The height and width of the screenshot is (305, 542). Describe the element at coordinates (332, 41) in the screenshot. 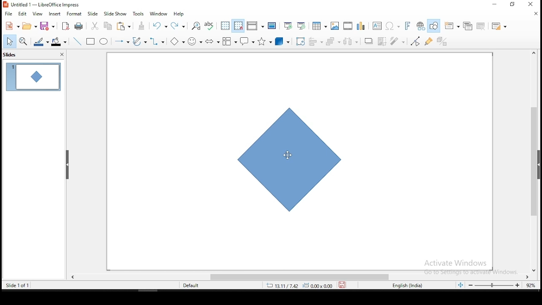

I see `arrange` at that location.